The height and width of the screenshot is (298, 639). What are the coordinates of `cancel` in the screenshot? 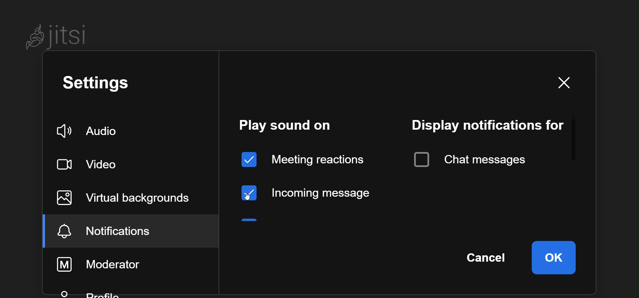 It's located at (488, 256).